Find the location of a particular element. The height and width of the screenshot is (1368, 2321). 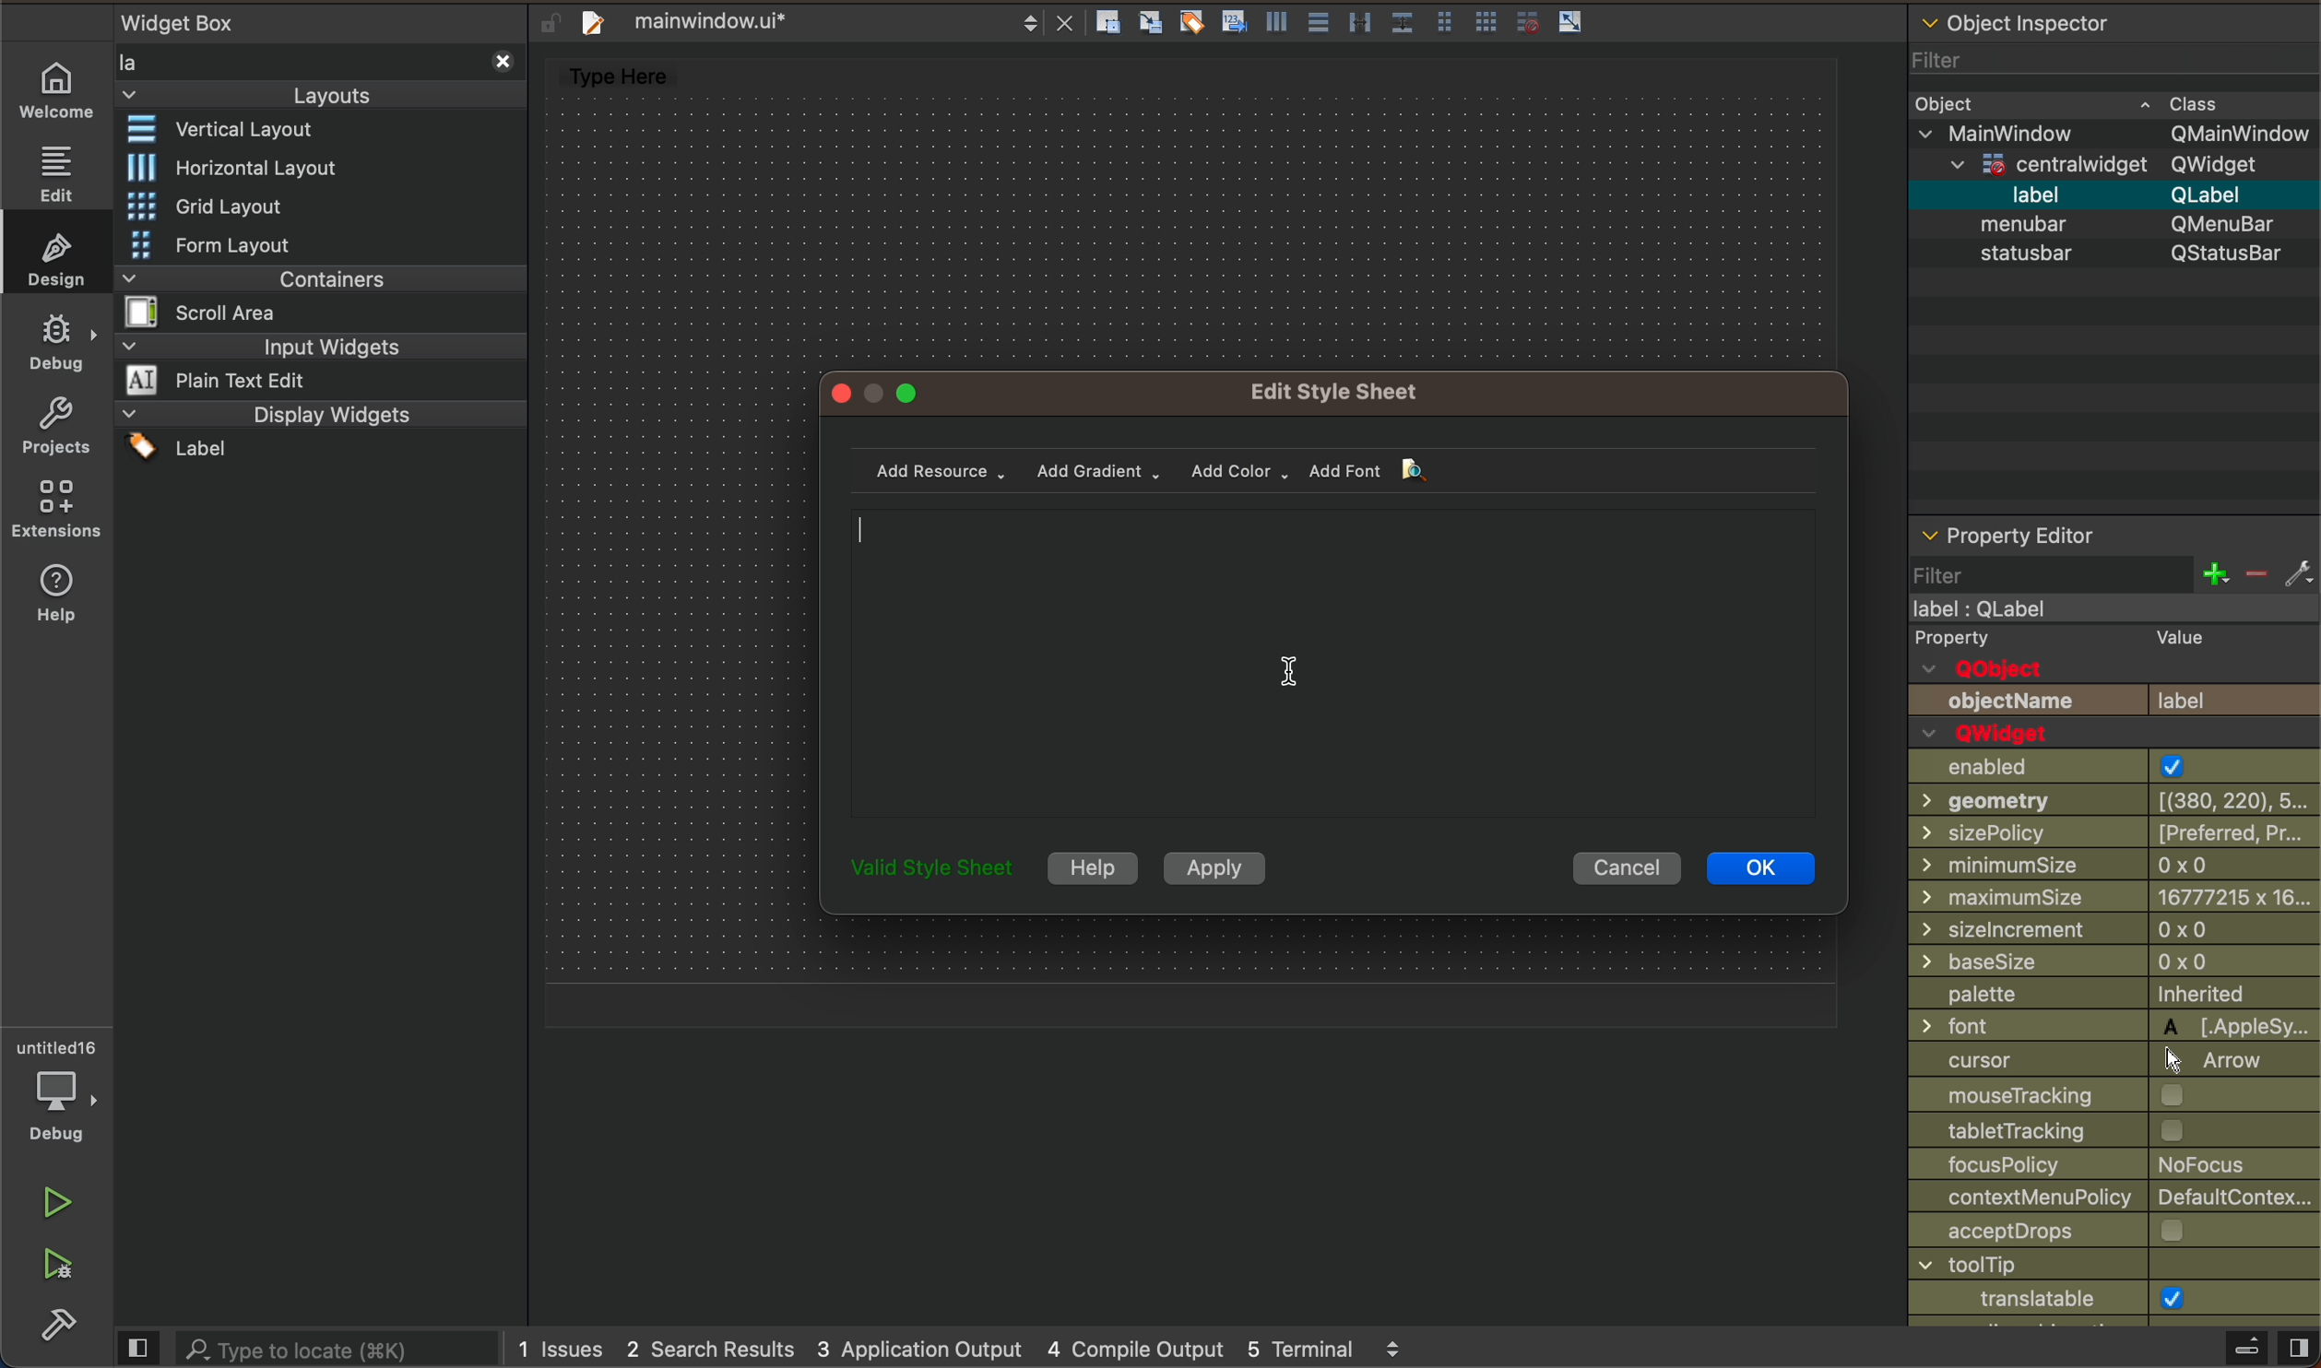

add resource is located at coordinates (948, 471).